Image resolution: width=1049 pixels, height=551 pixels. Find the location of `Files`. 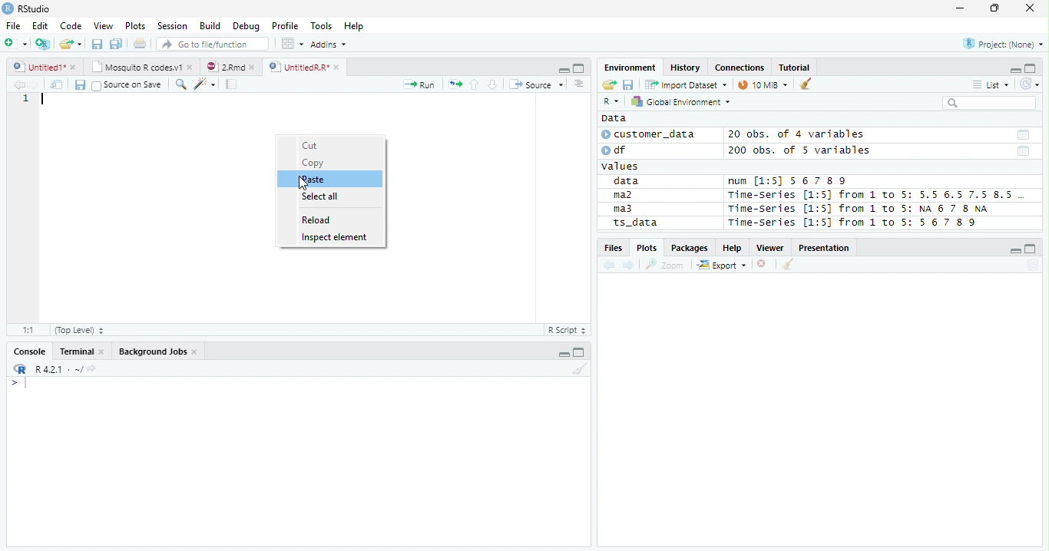

Files is located at coordinates (613, 248).